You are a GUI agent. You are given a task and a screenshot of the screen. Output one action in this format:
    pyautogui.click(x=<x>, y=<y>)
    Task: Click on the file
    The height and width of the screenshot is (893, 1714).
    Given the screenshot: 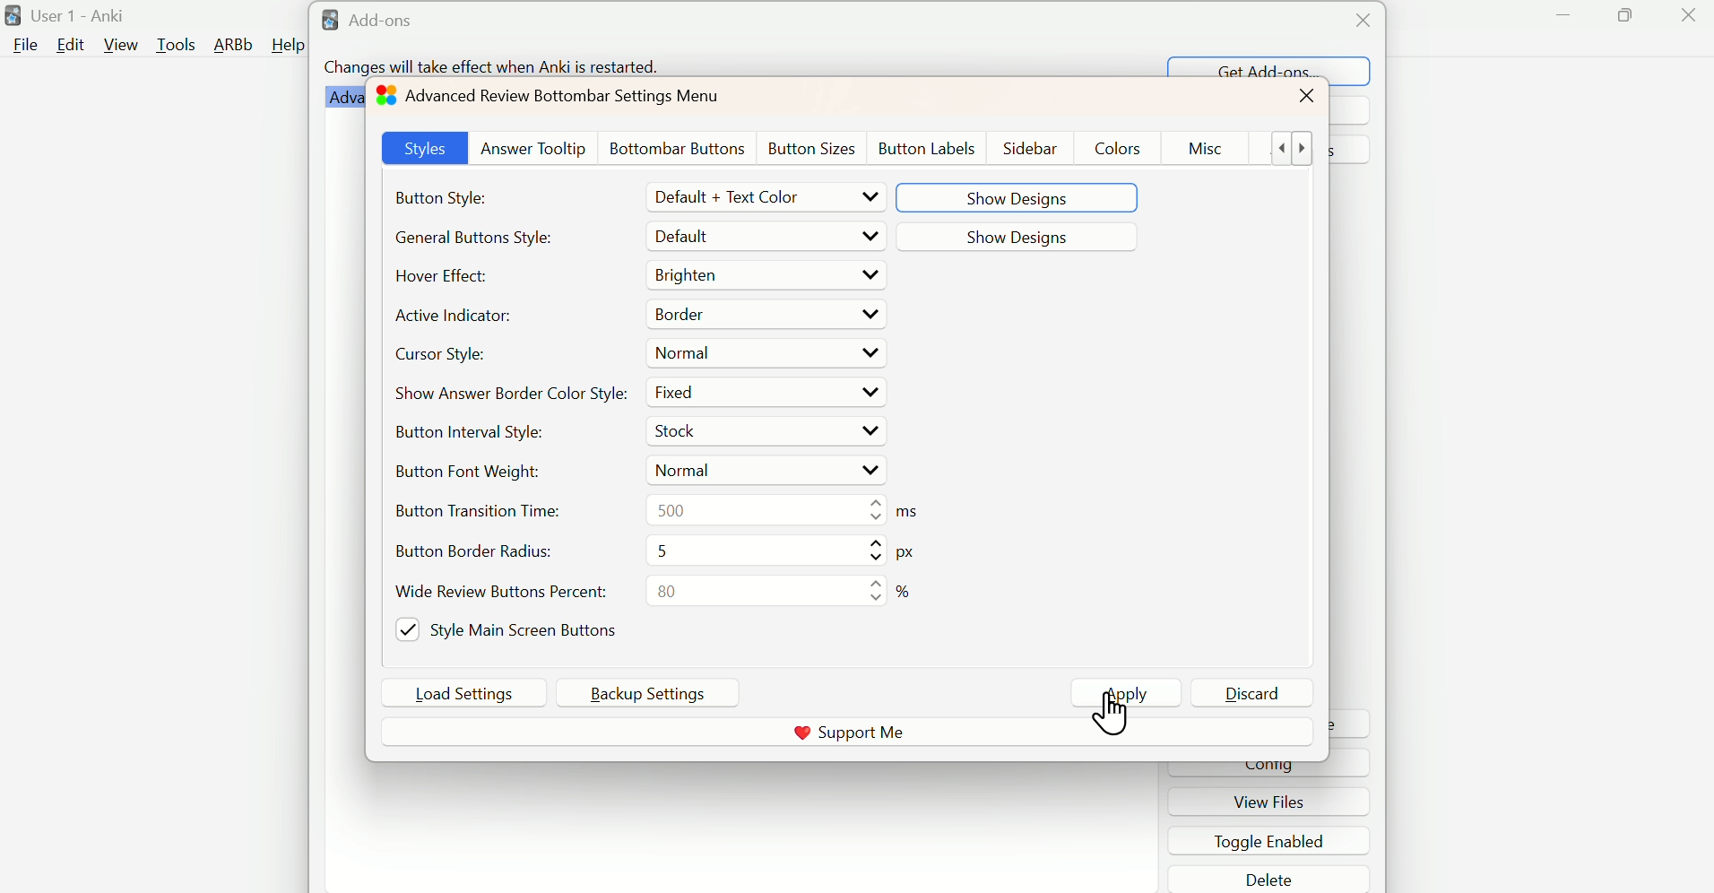 What is the action you would take?
    pyautogui.click(x=22, y=49)
    